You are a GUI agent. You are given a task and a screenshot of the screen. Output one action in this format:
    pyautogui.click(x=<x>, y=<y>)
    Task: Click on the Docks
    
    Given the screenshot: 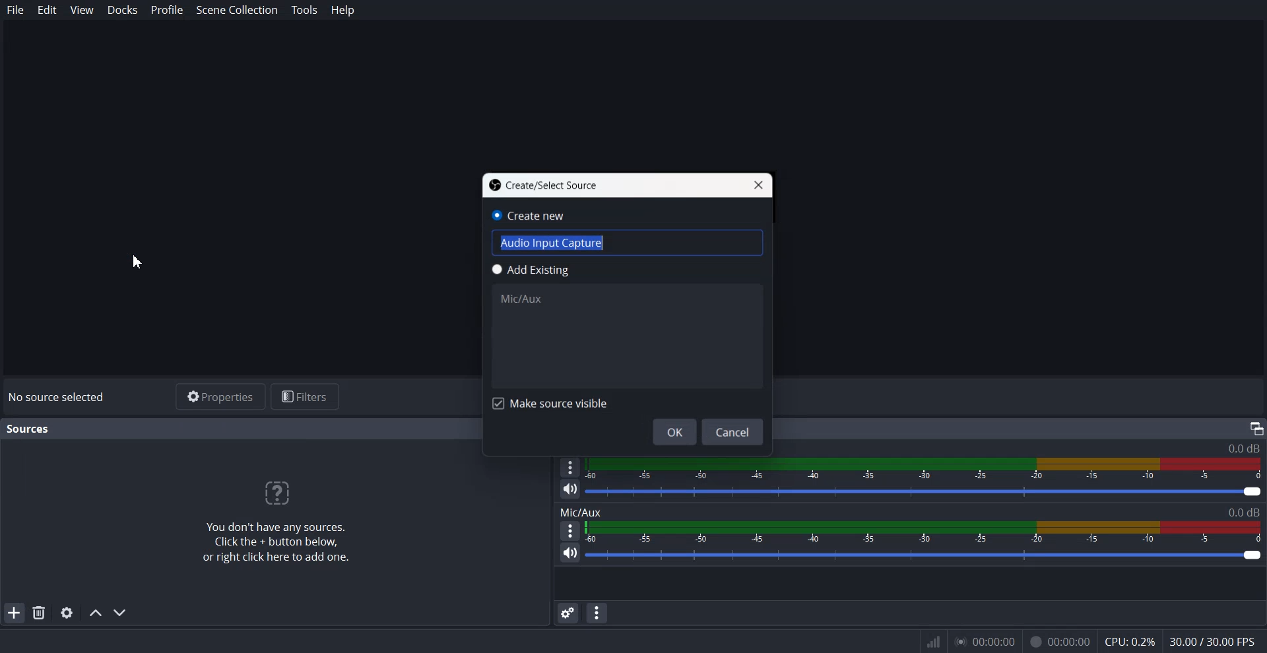 What is the action you would take?
    pyautogui.click(x=123, y=11)
    